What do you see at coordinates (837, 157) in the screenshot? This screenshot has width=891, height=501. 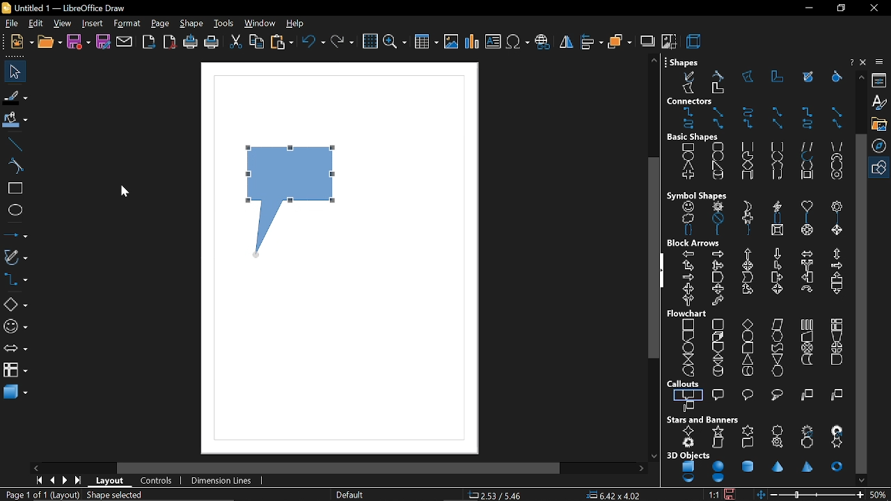 I see `block arc` at bounding box center [837, 157].